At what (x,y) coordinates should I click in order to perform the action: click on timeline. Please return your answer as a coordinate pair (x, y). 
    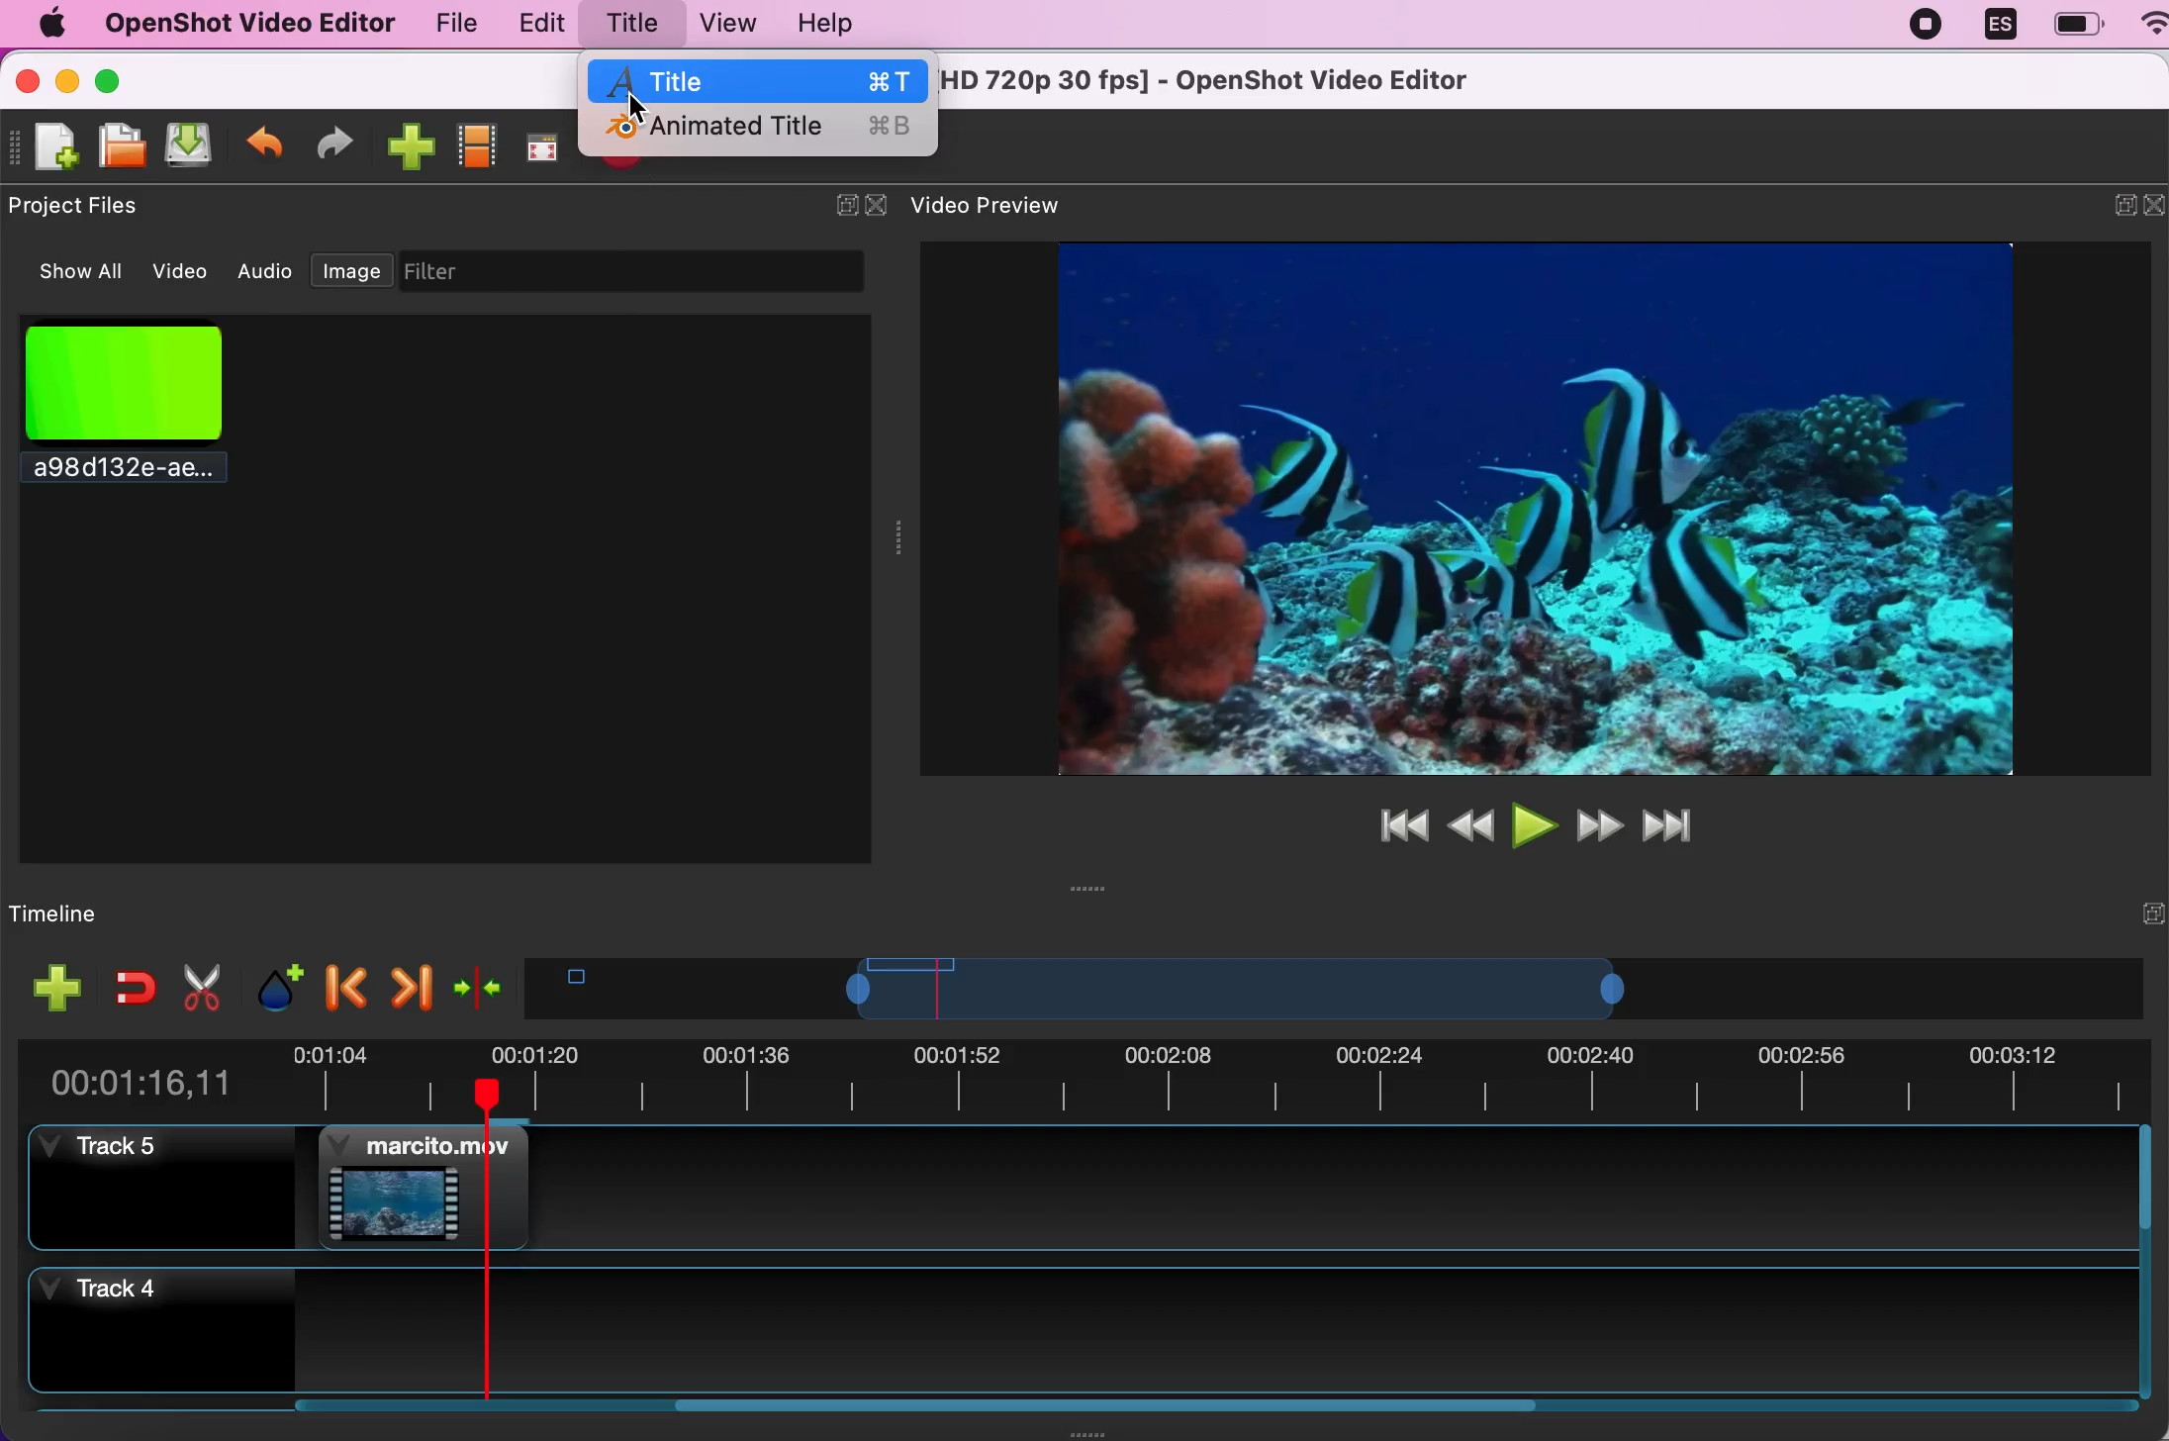
    Looking at the image, I should click on (1311, 988).